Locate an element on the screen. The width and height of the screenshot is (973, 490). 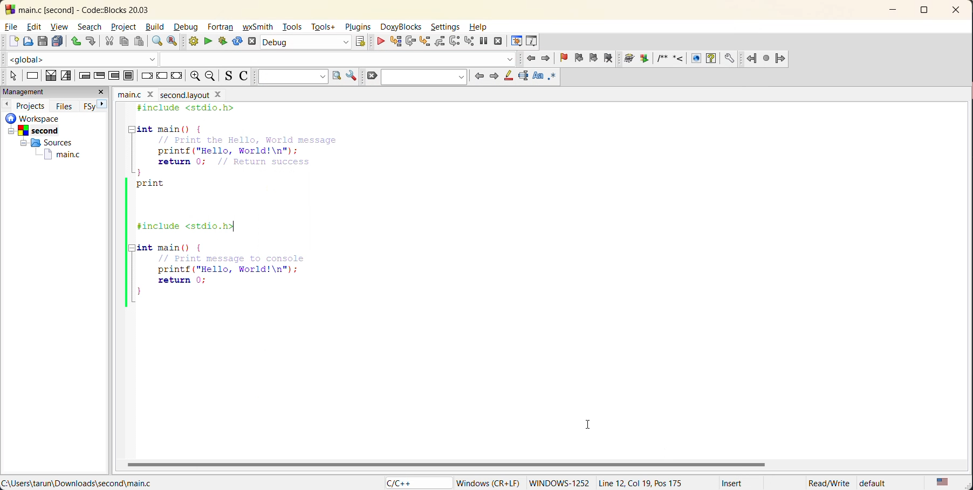
doxyblocks is located at coordinates (402, 27).